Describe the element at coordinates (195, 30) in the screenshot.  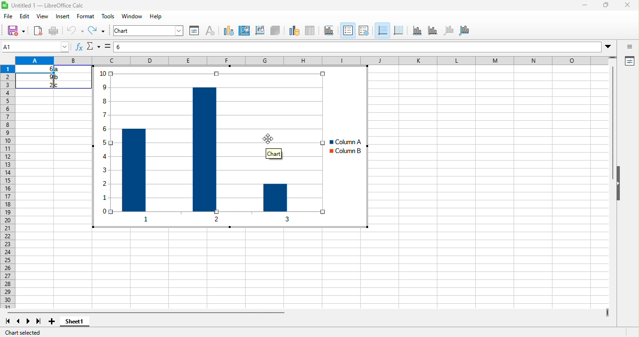
I see `properties` at that location.